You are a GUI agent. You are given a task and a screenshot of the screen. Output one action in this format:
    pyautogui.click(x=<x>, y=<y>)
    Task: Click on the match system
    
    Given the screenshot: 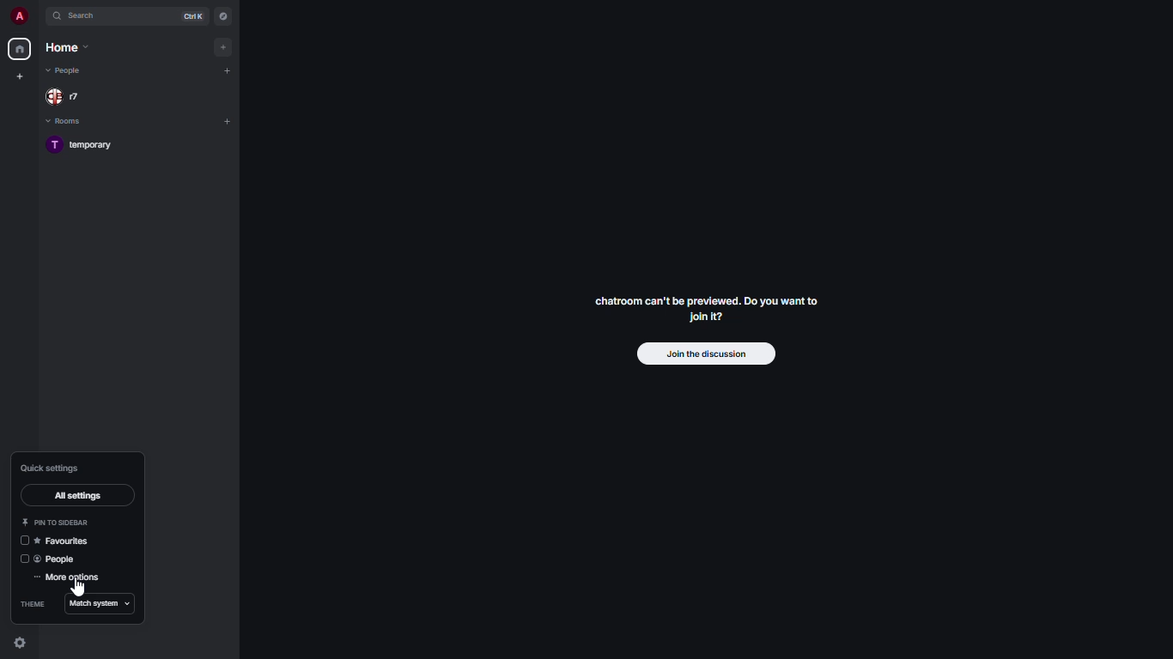 What is the action you would take?
    pyautogui.click(x=103, y=604)
    